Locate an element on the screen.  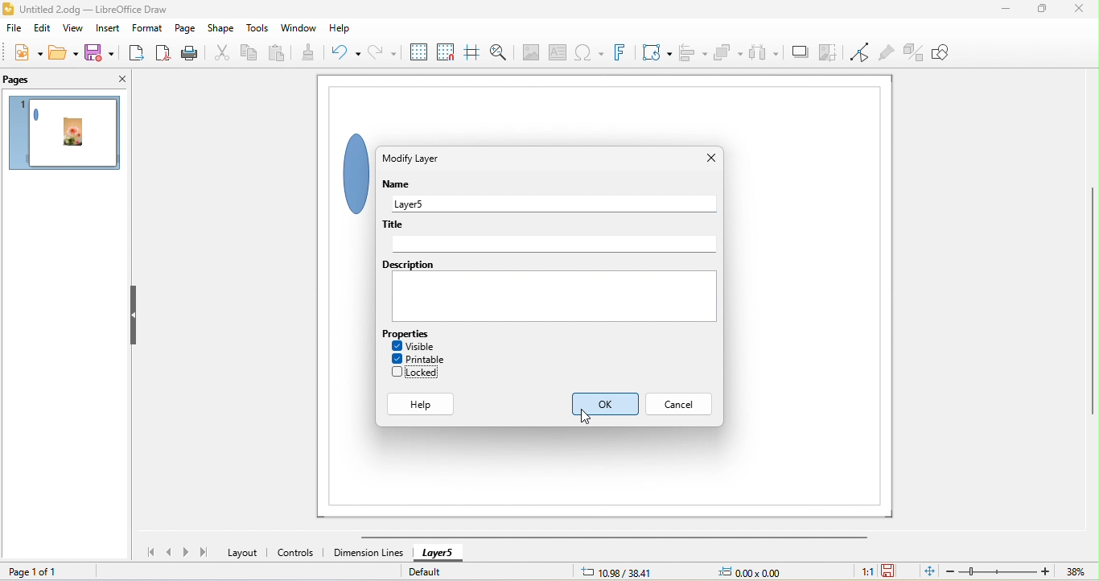
controls is located at coordinates (298, 554).